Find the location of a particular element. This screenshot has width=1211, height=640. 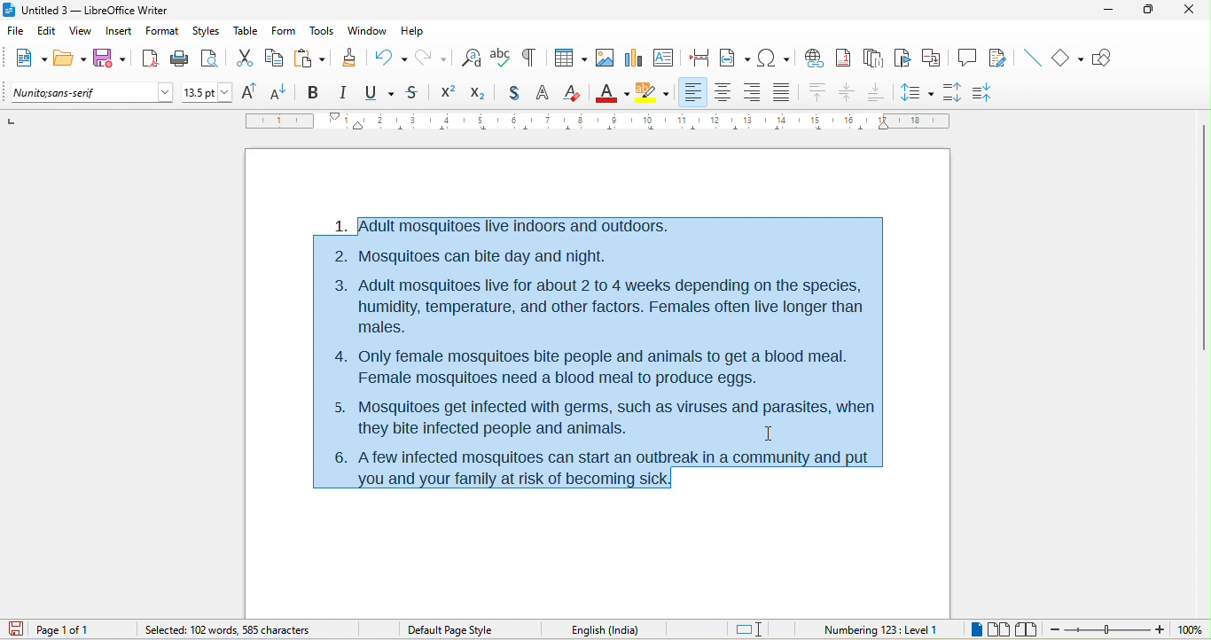

view is located at coordinates (83, 32).